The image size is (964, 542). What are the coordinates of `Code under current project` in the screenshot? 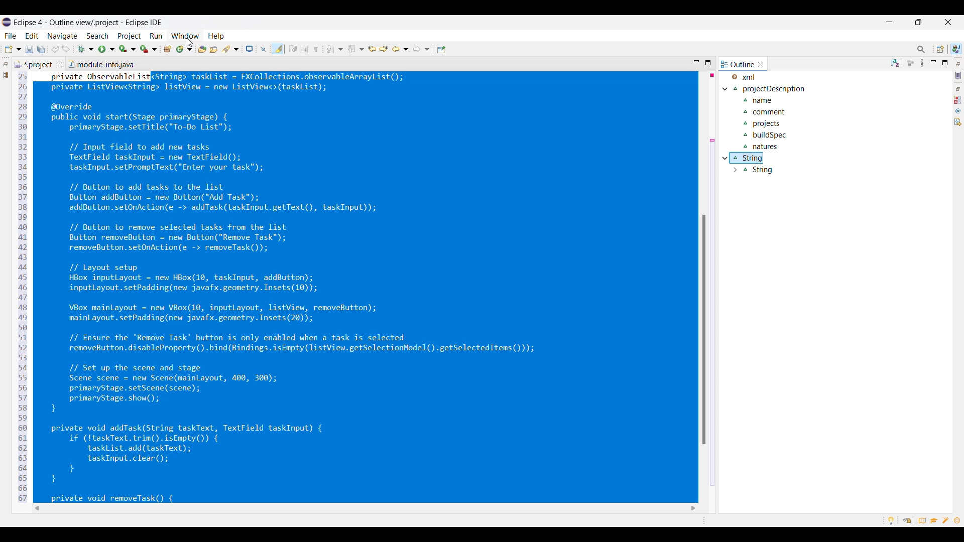 It's located at (774, 130).